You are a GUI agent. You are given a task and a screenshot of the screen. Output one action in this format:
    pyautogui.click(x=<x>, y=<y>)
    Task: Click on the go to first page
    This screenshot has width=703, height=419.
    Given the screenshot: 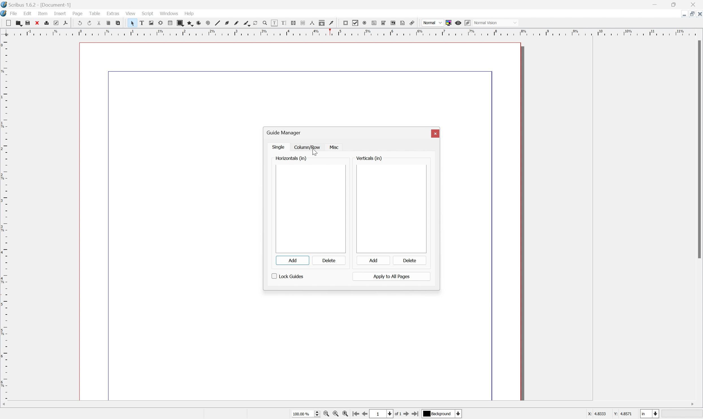 What is the action you would take?
    pyautogui.click(x=356, y=414)
    